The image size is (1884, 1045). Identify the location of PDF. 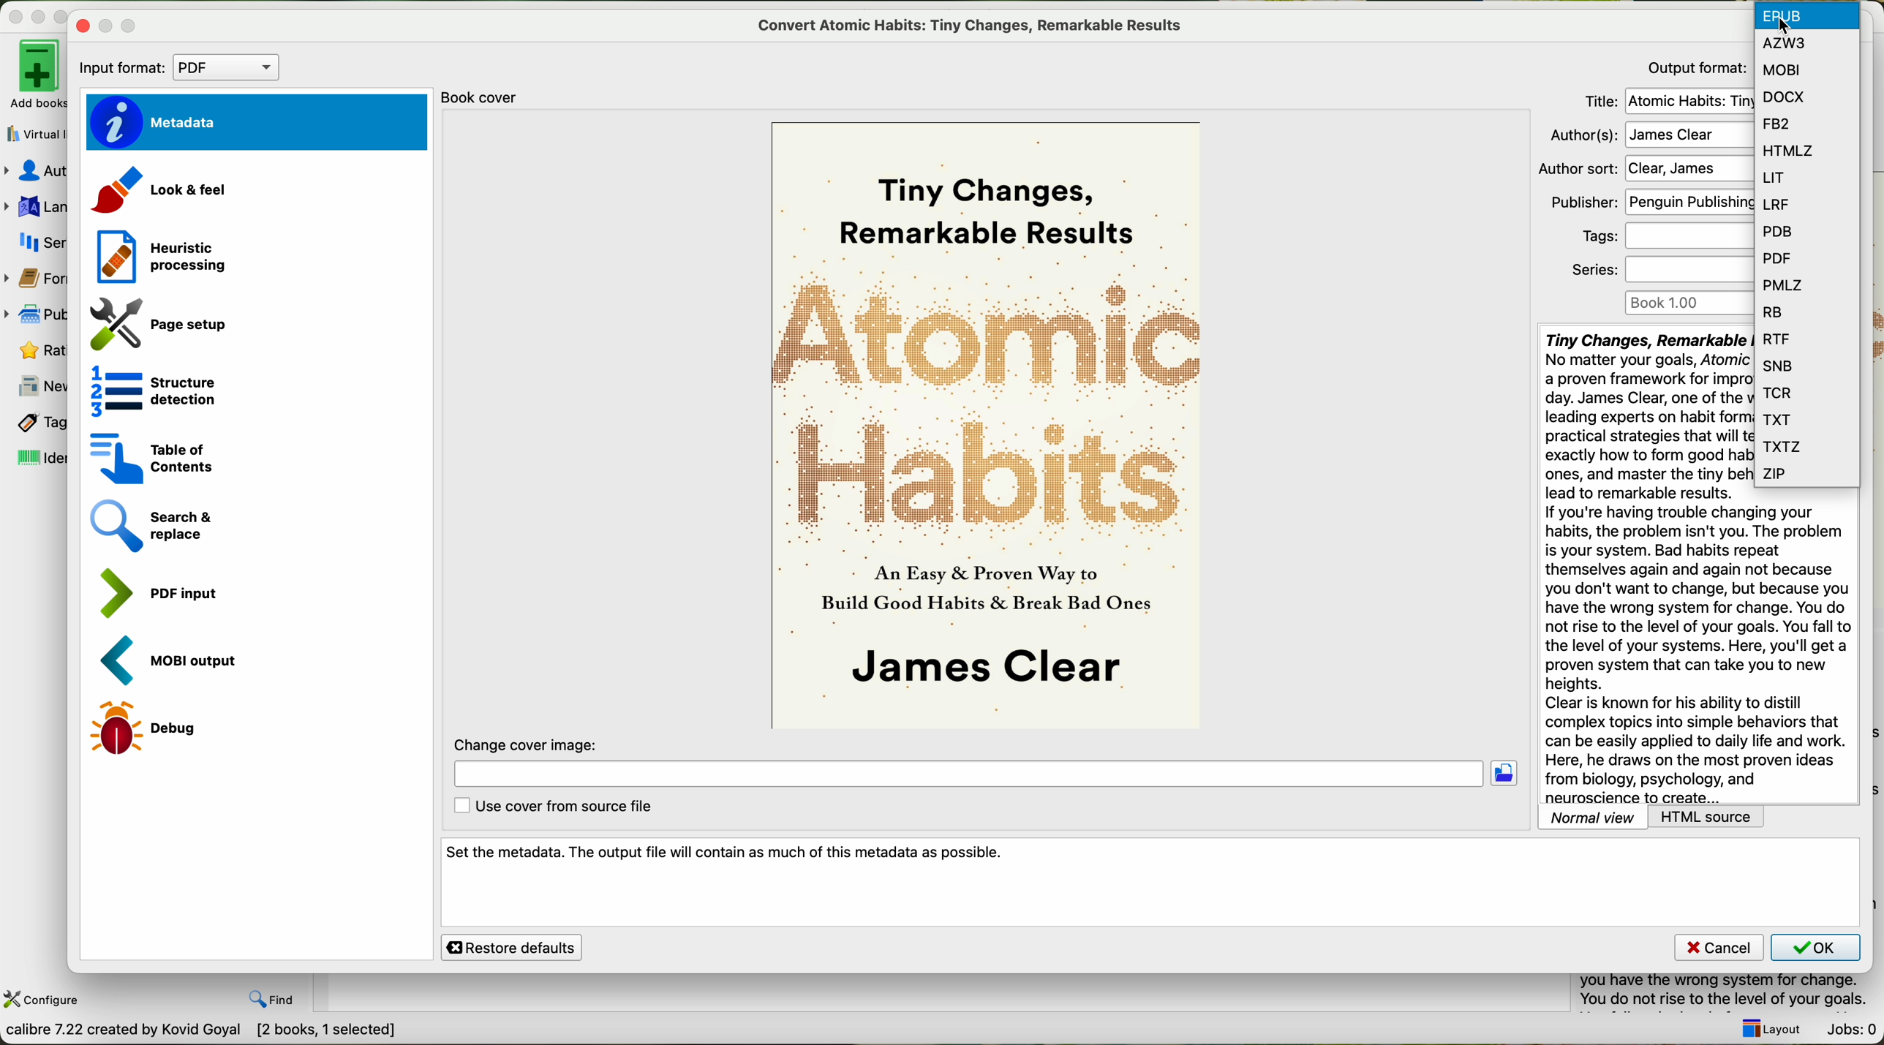
(1809, 259).